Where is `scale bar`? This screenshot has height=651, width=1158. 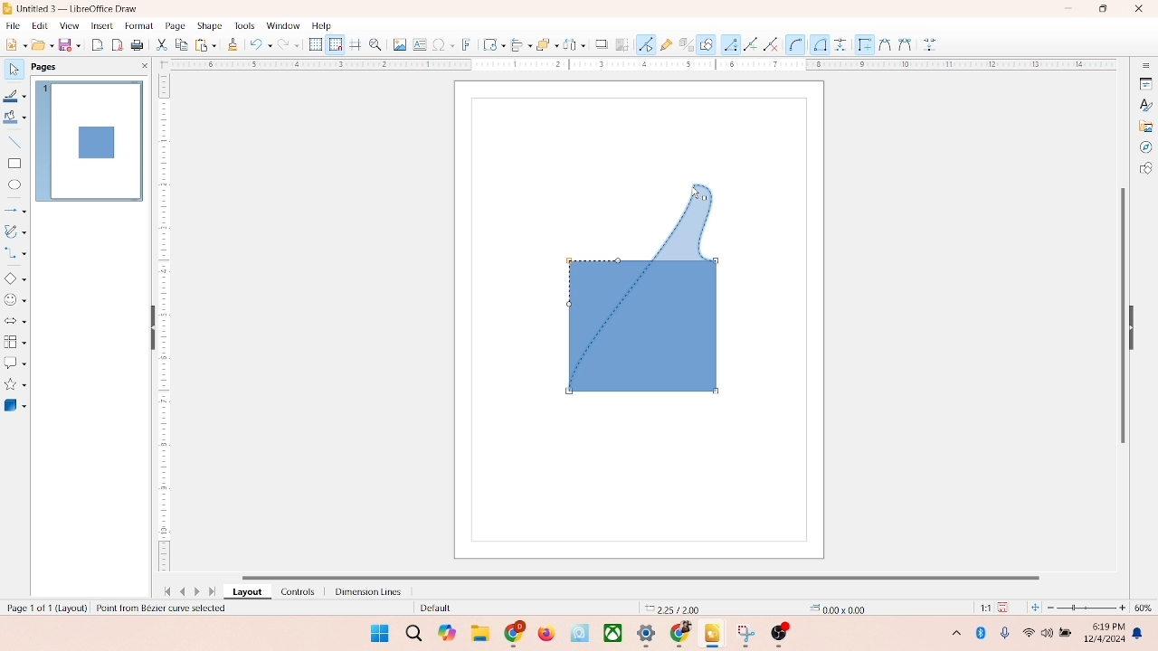
scale bar is located at coordinates (164, 325).